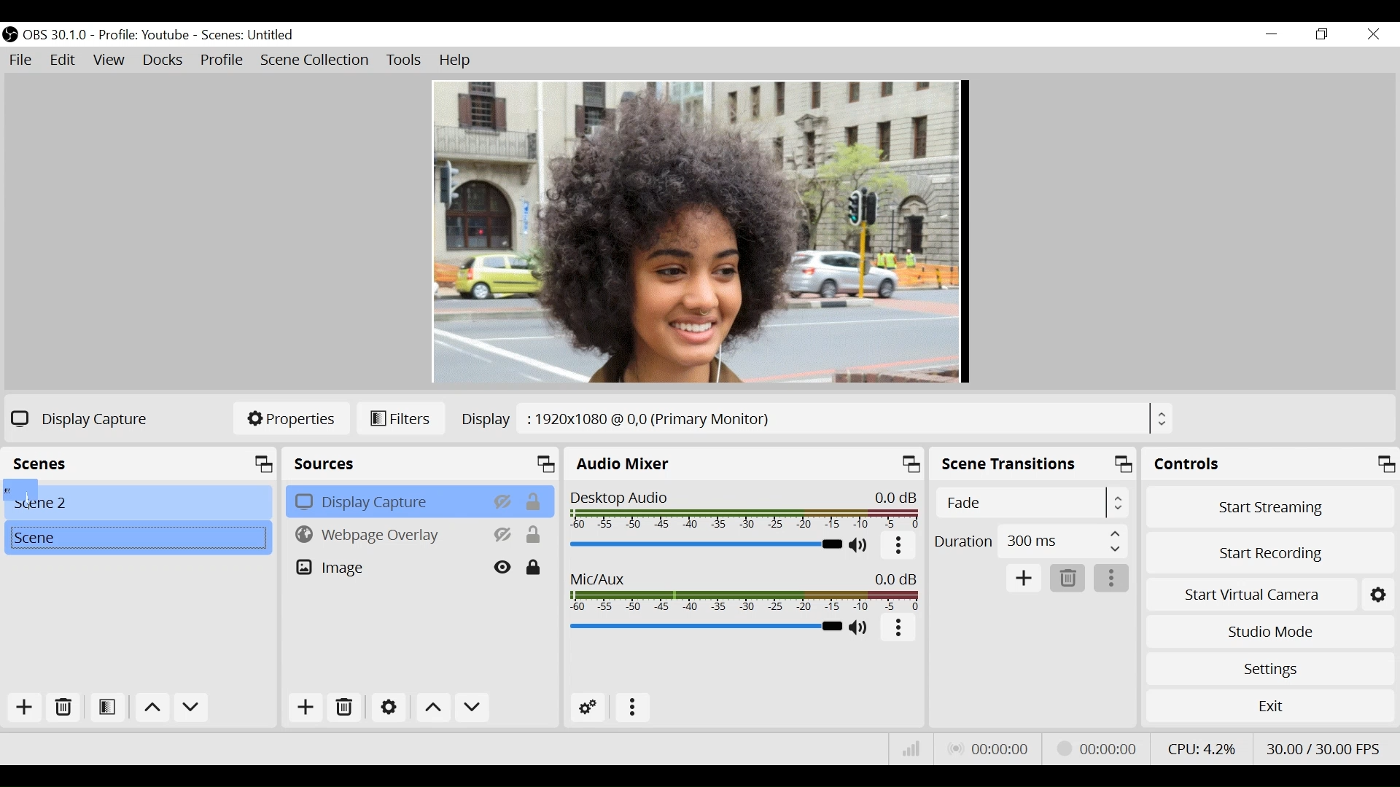  I want to click on Filters, so click(403, 419).